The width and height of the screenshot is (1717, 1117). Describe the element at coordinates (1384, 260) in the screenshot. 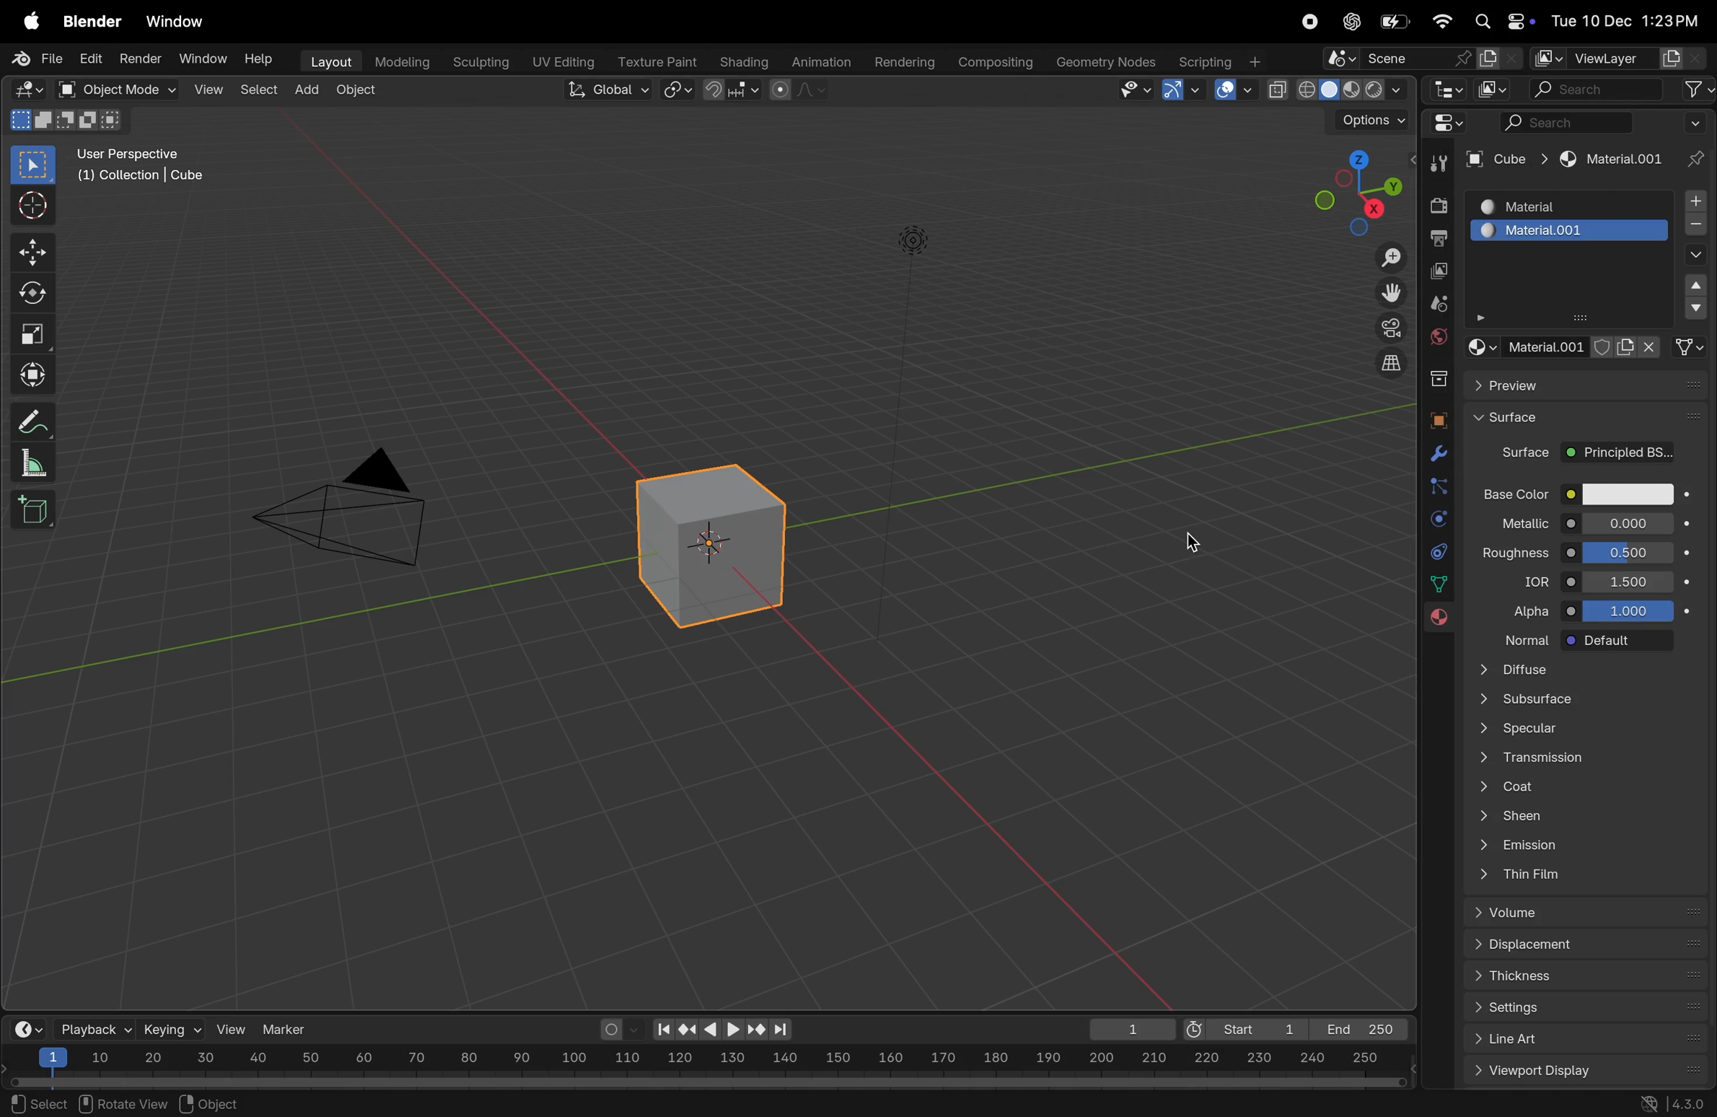

I see `zoom` at that location.